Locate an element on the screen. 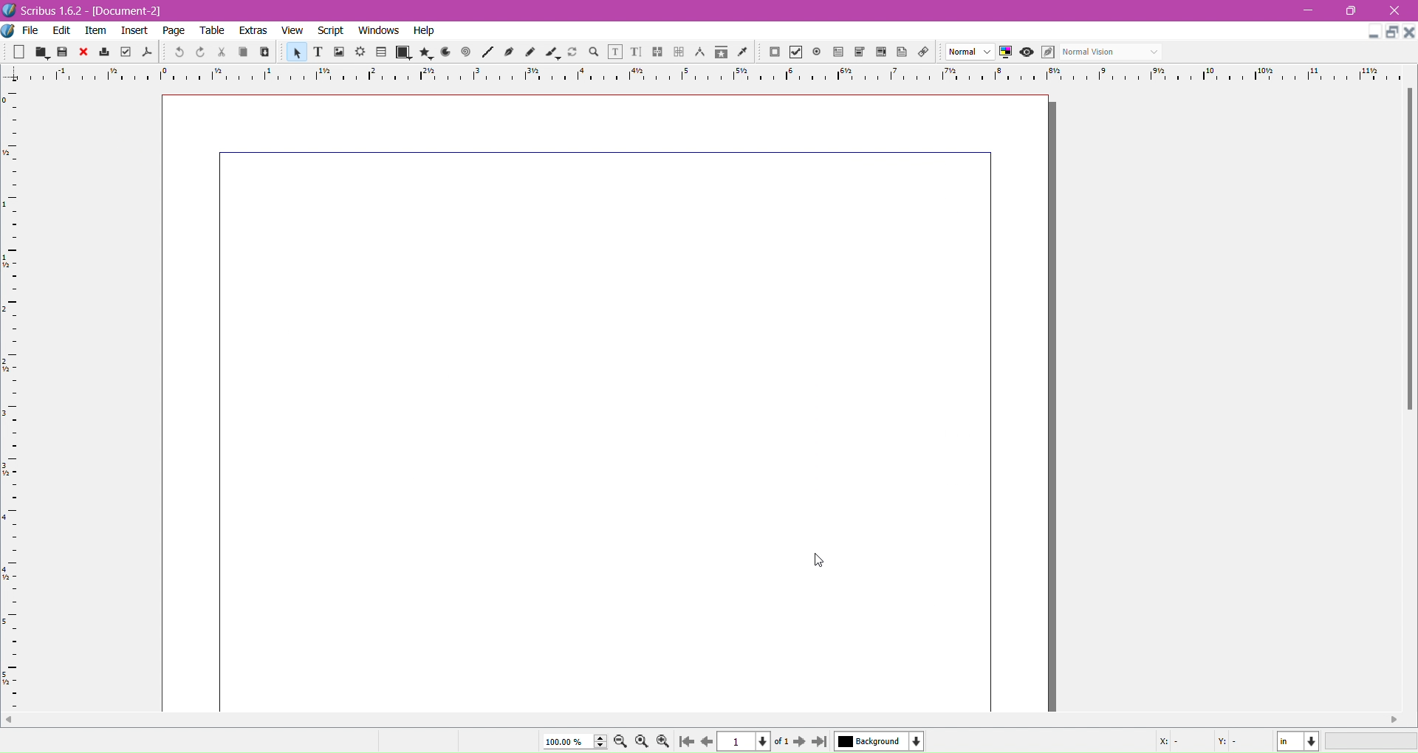 Image resolution: width=1418 pixels, height=753 pixels. icon is located at coordinates (678, 50).